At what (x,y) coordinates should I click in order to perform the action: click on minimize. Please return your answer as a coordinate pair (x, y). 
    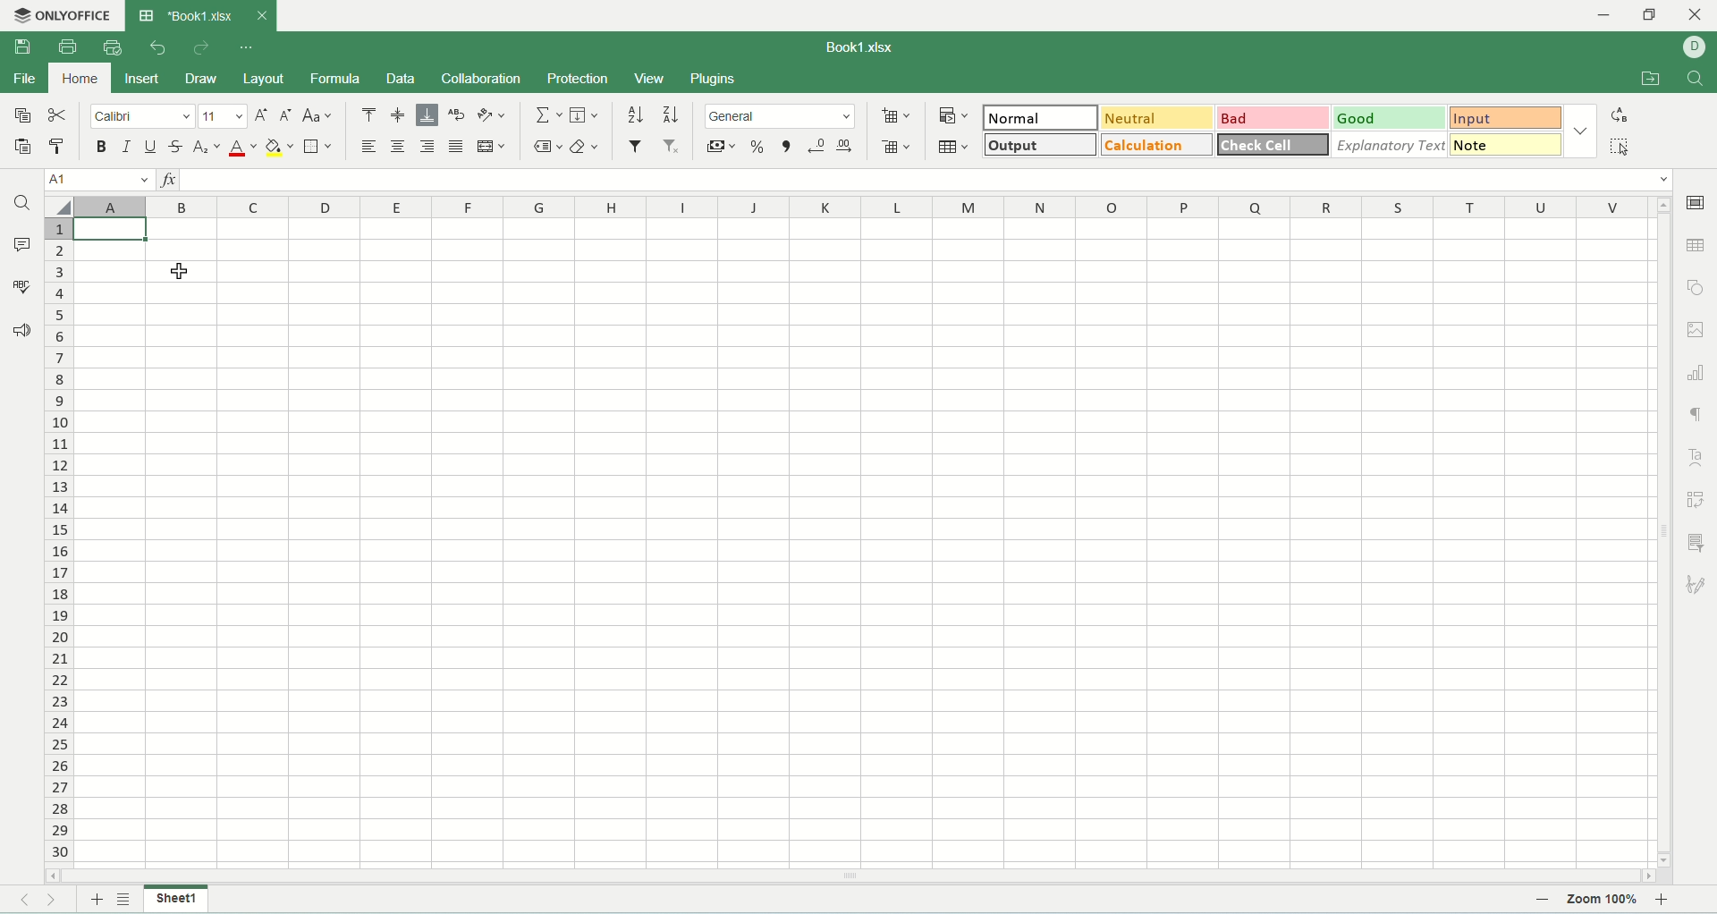
    Looking at the image, I should click on (1613, 16).